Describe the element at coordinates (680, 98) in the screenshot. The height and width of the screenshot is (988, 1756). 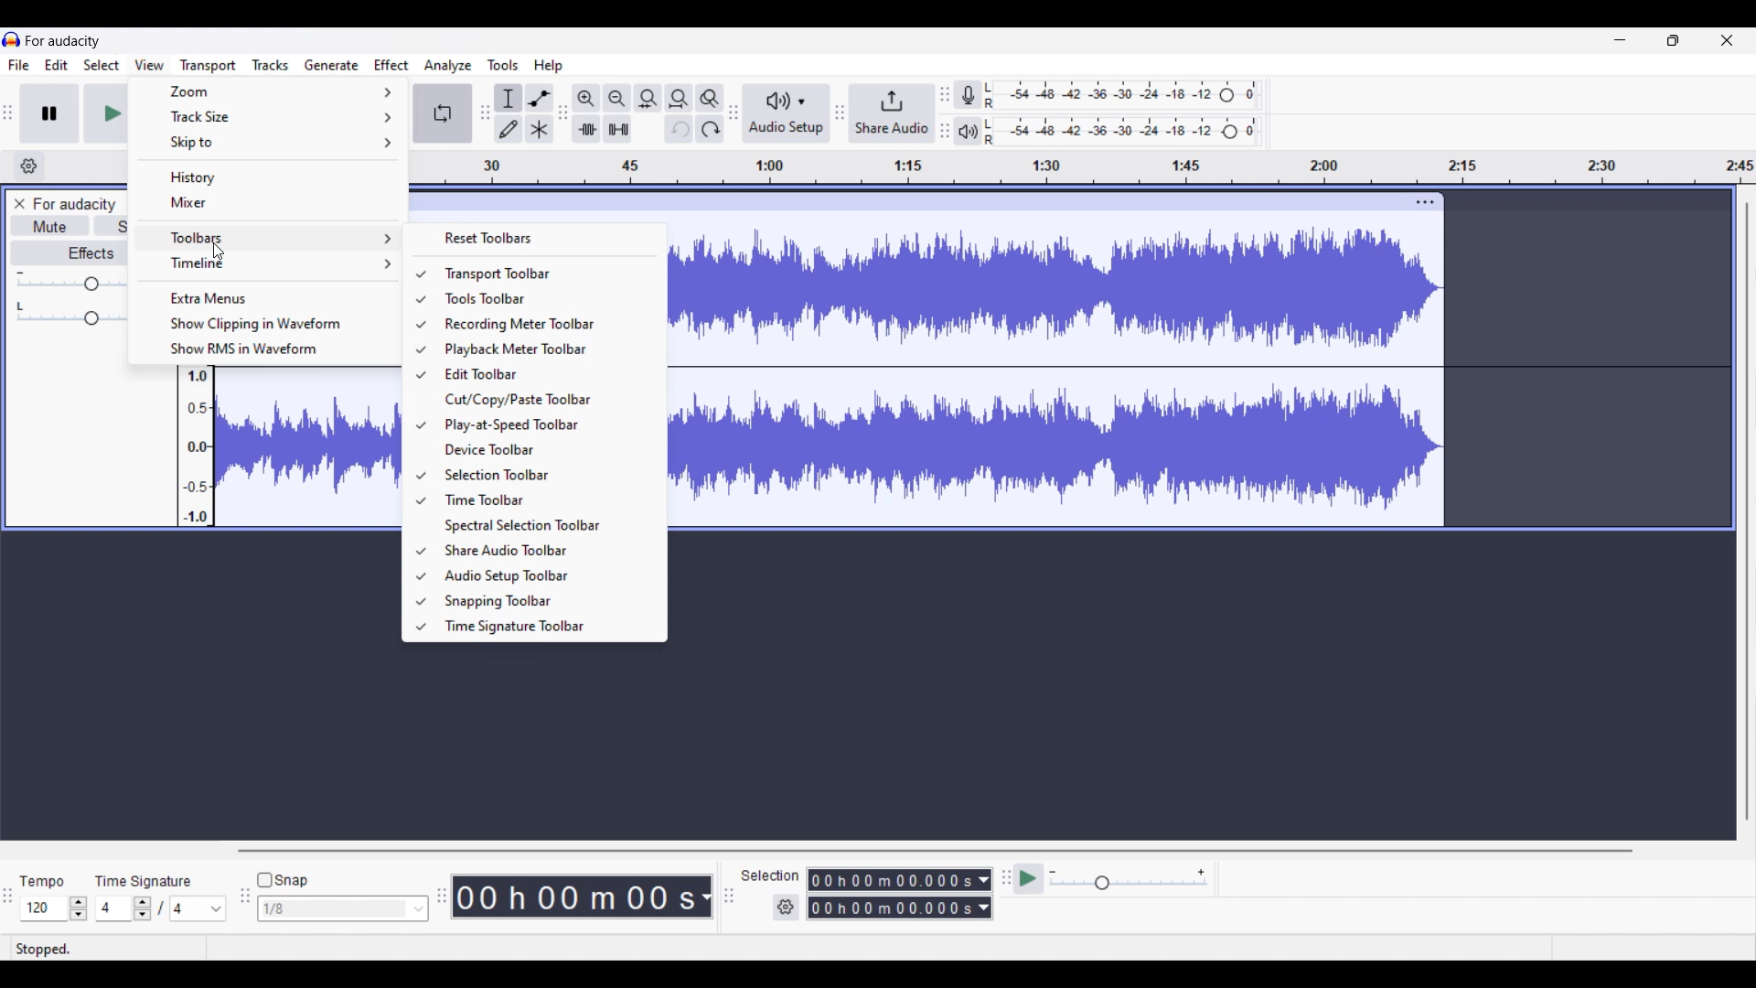
I see `Fit projection to width` at that location.